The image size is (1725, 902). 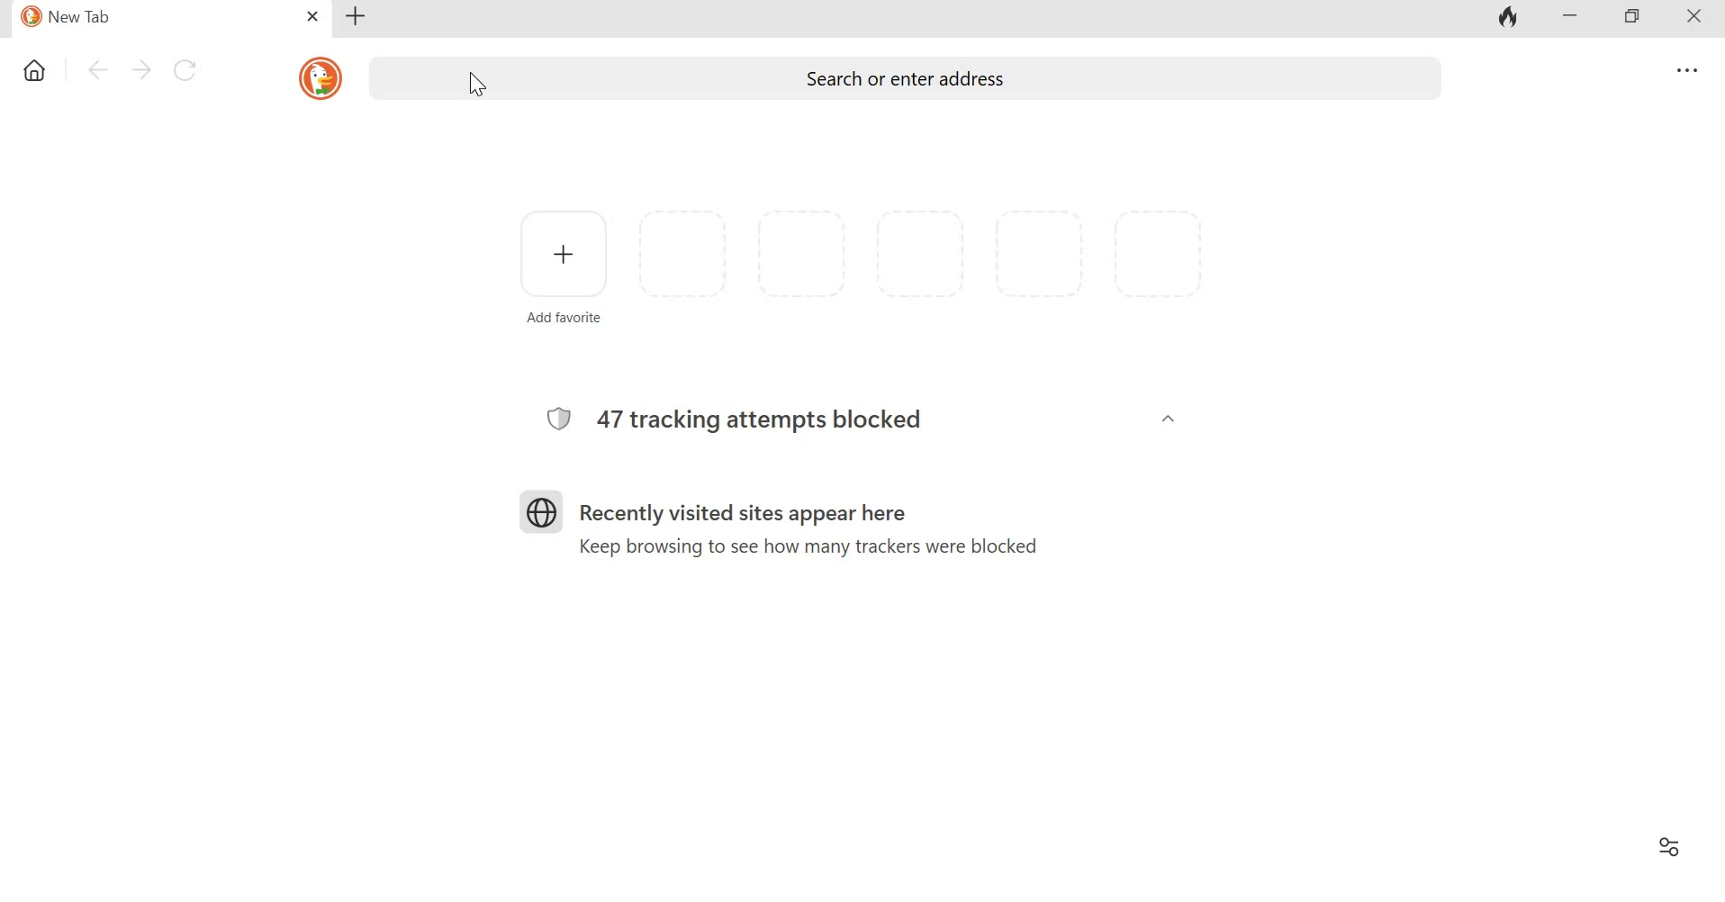 I want to click on cursor, so click(x=478, y=84).